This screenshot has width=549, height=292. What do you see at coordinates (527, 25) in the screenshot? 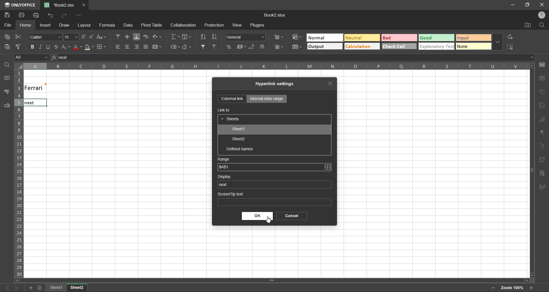
I see `open location` at bounding box center [527, 25].